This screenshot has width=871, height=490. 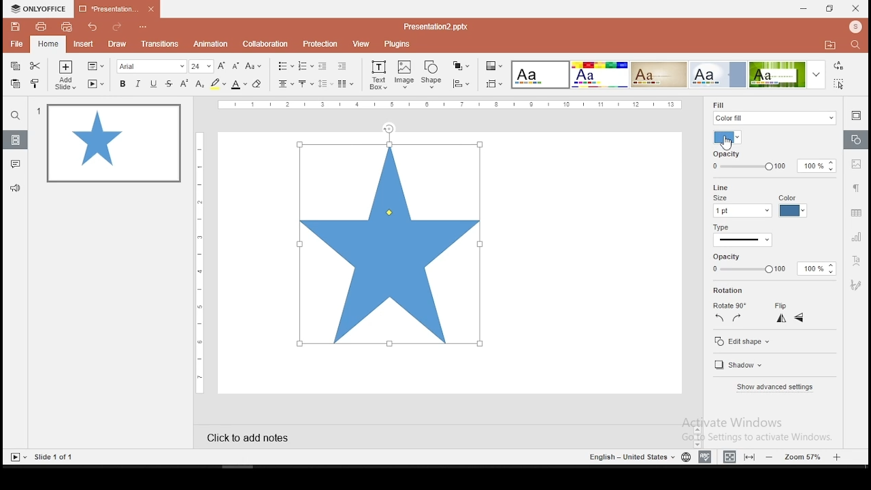 I want to click on opacity, so click(x=772, y=161).